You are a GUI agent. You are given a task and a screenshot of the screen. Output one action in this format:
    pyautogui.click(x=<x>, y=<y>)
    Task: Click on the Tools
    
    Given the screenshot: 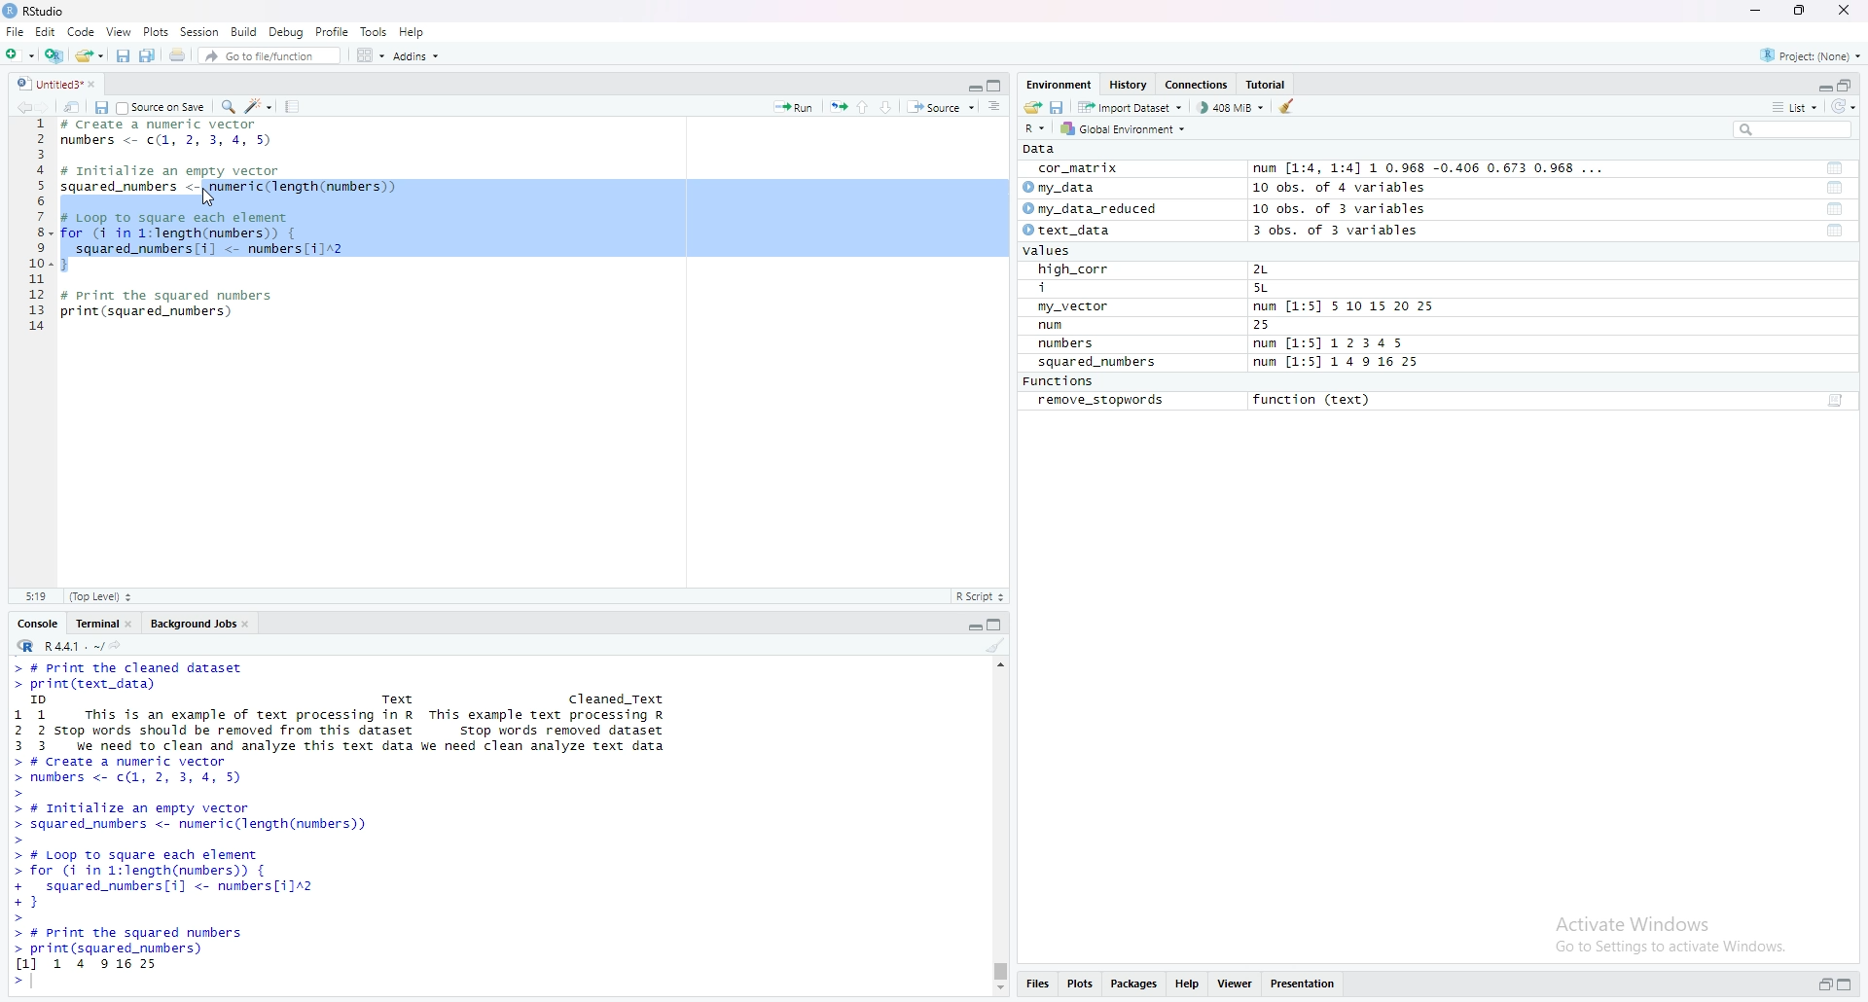 What is the action you would take?
    pyautogui.click(x=375, y=31)
    